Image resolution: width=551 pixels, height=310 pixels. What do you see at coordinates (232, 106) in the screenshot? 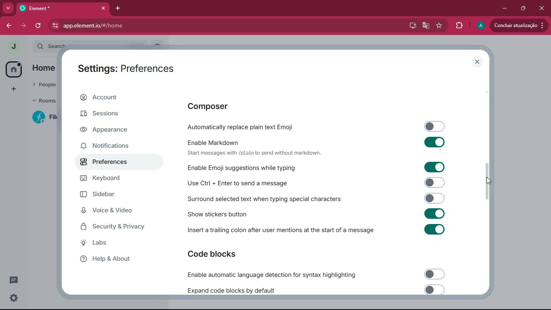
I see `composer` at bounding box center [232, 106].